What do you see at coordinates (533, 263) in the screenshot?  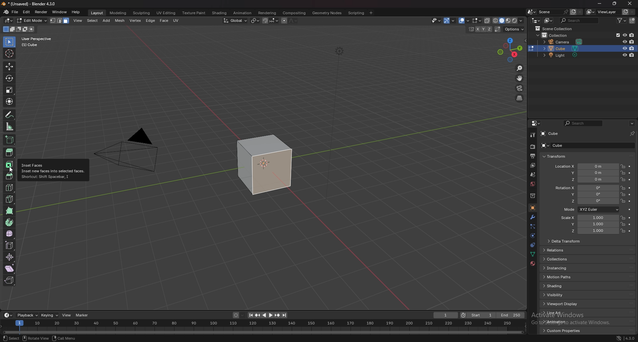 I see `material` at bounding box center [533, 263].